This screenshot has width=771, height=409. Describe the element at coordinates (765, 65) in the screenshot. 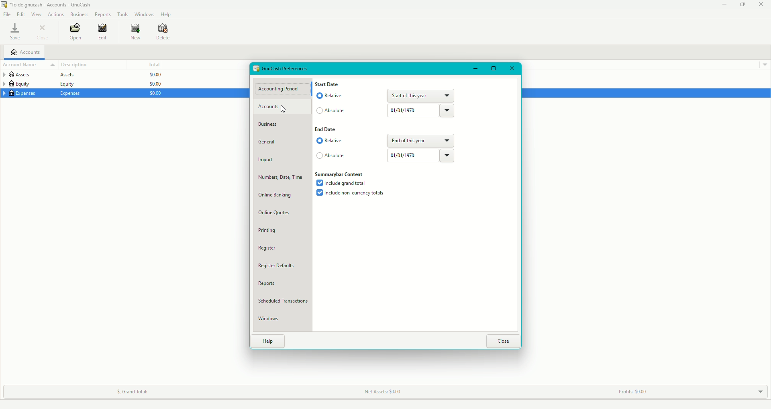

I see `Drop down` at that location.